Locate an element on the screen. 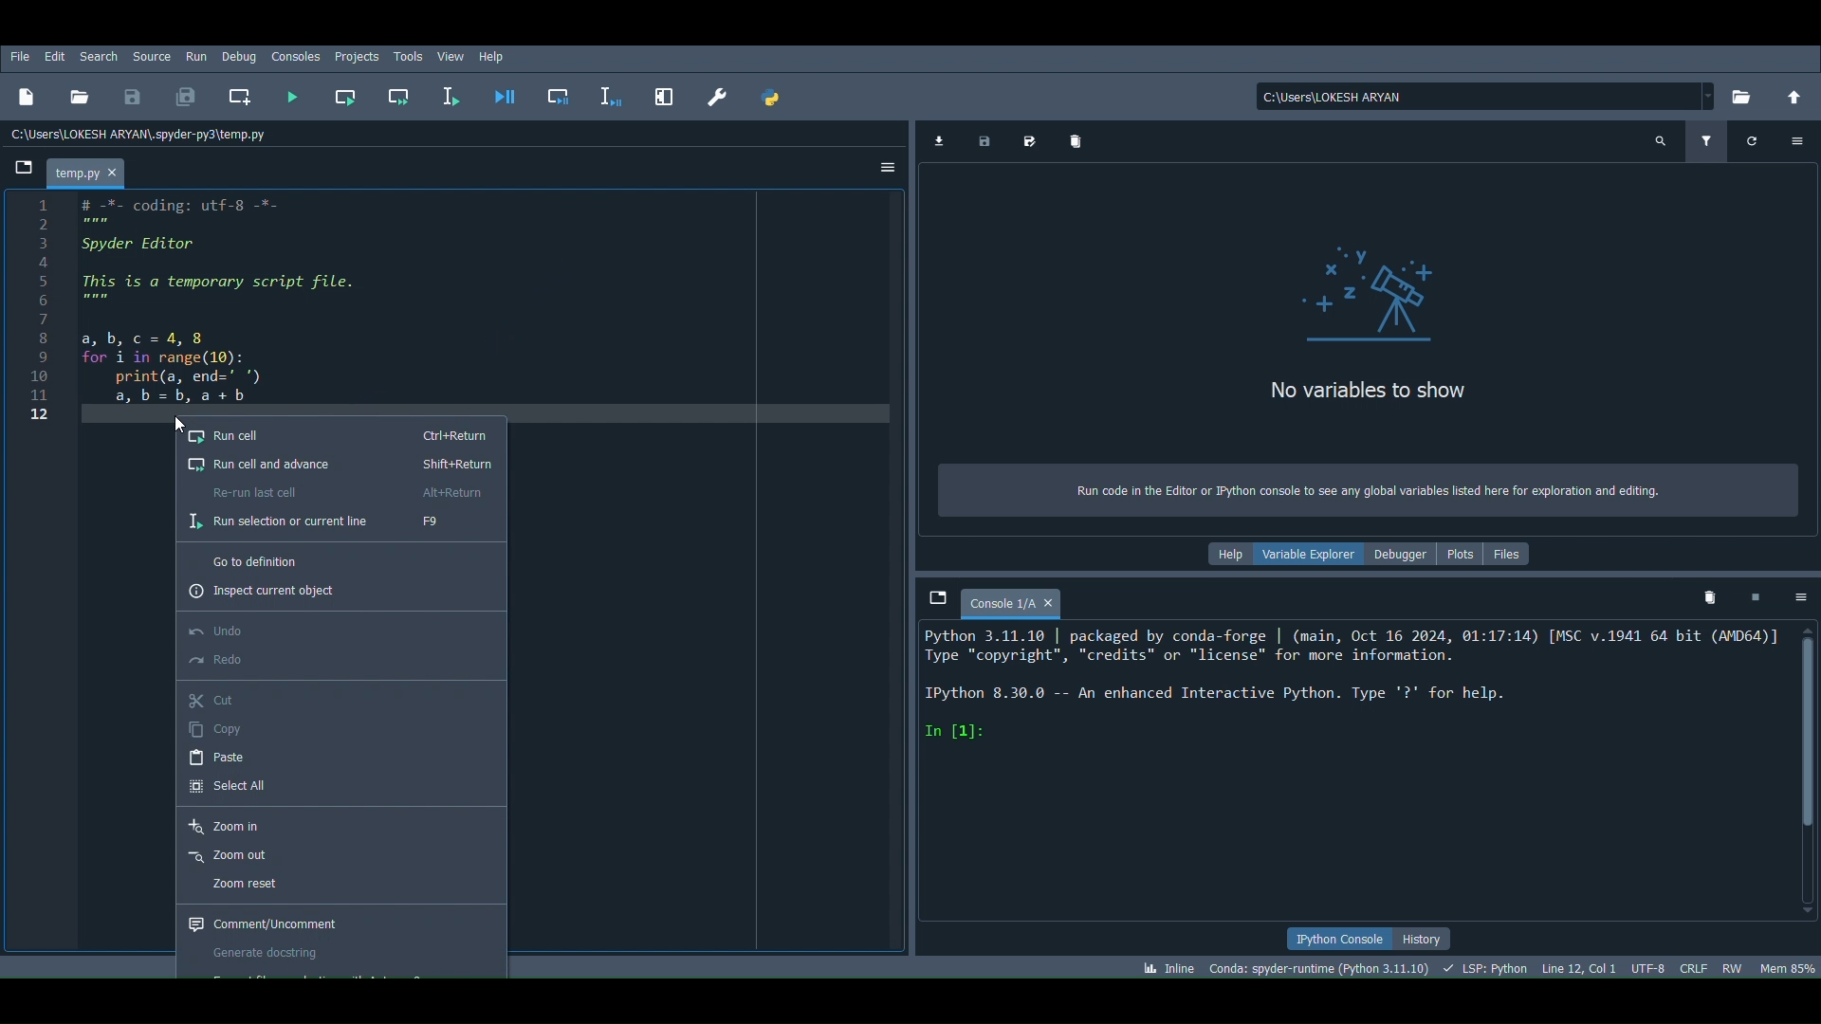  Save data is located at coordinates (980, 141).